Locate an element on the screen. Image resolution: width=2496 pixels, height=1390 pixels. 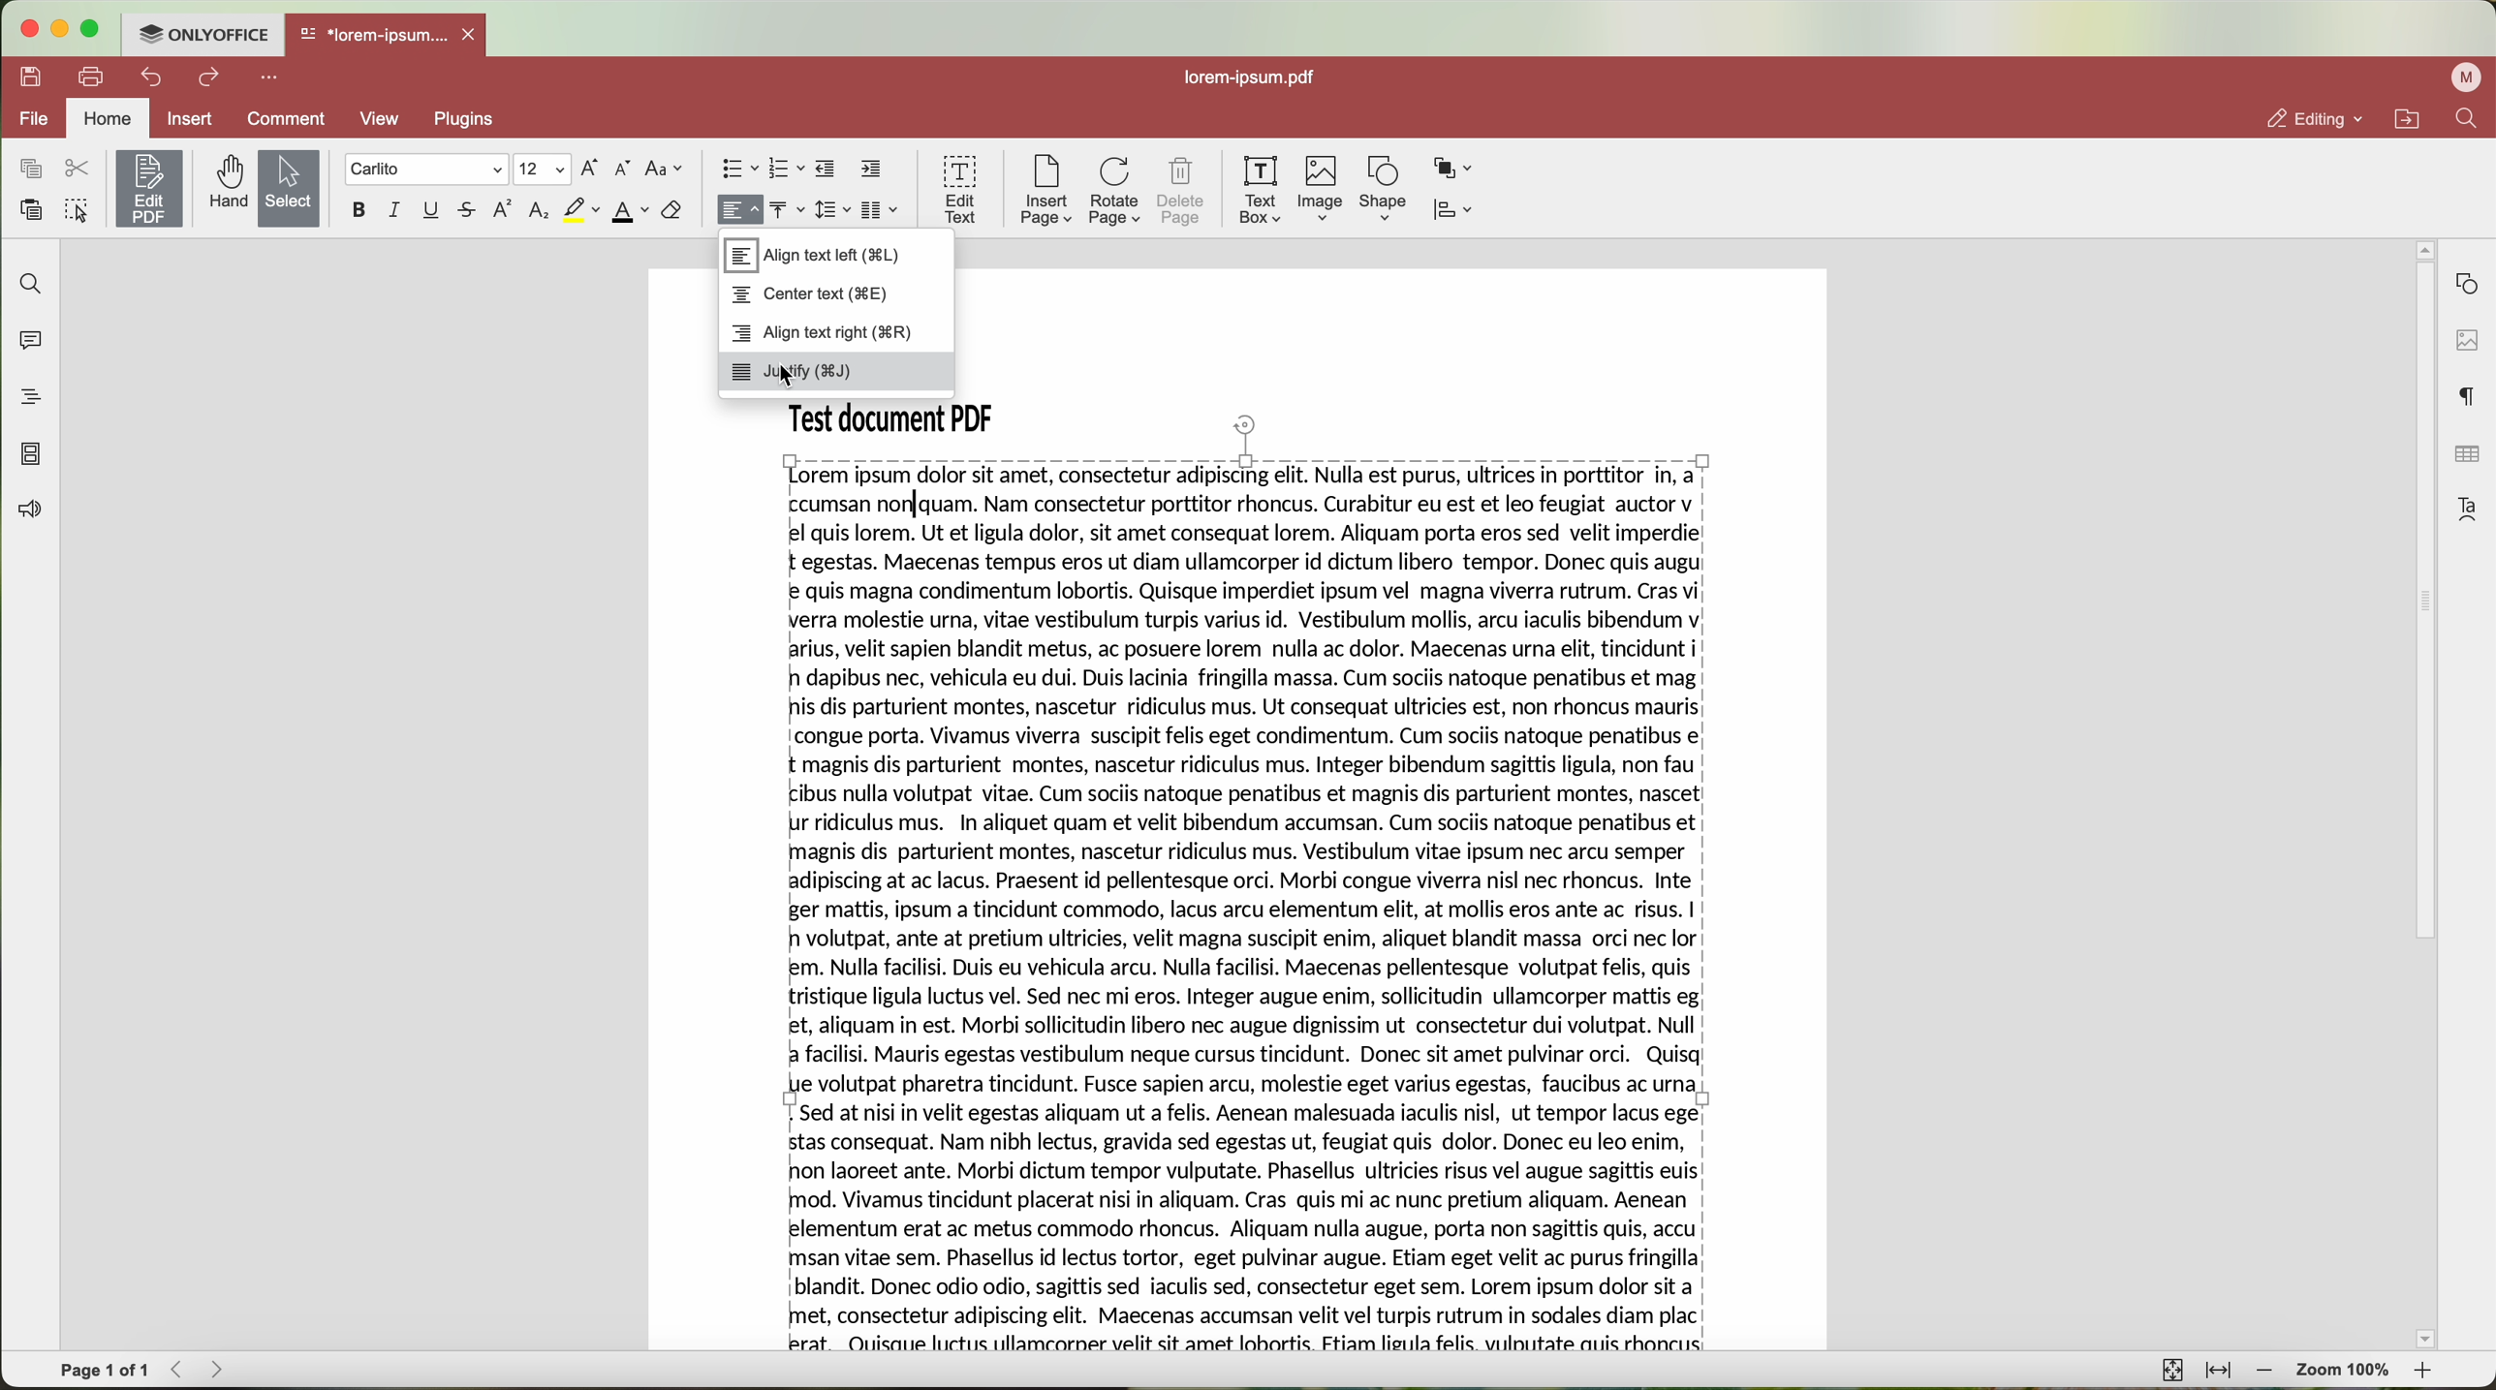
cursor is located at coordinates (796, 382).